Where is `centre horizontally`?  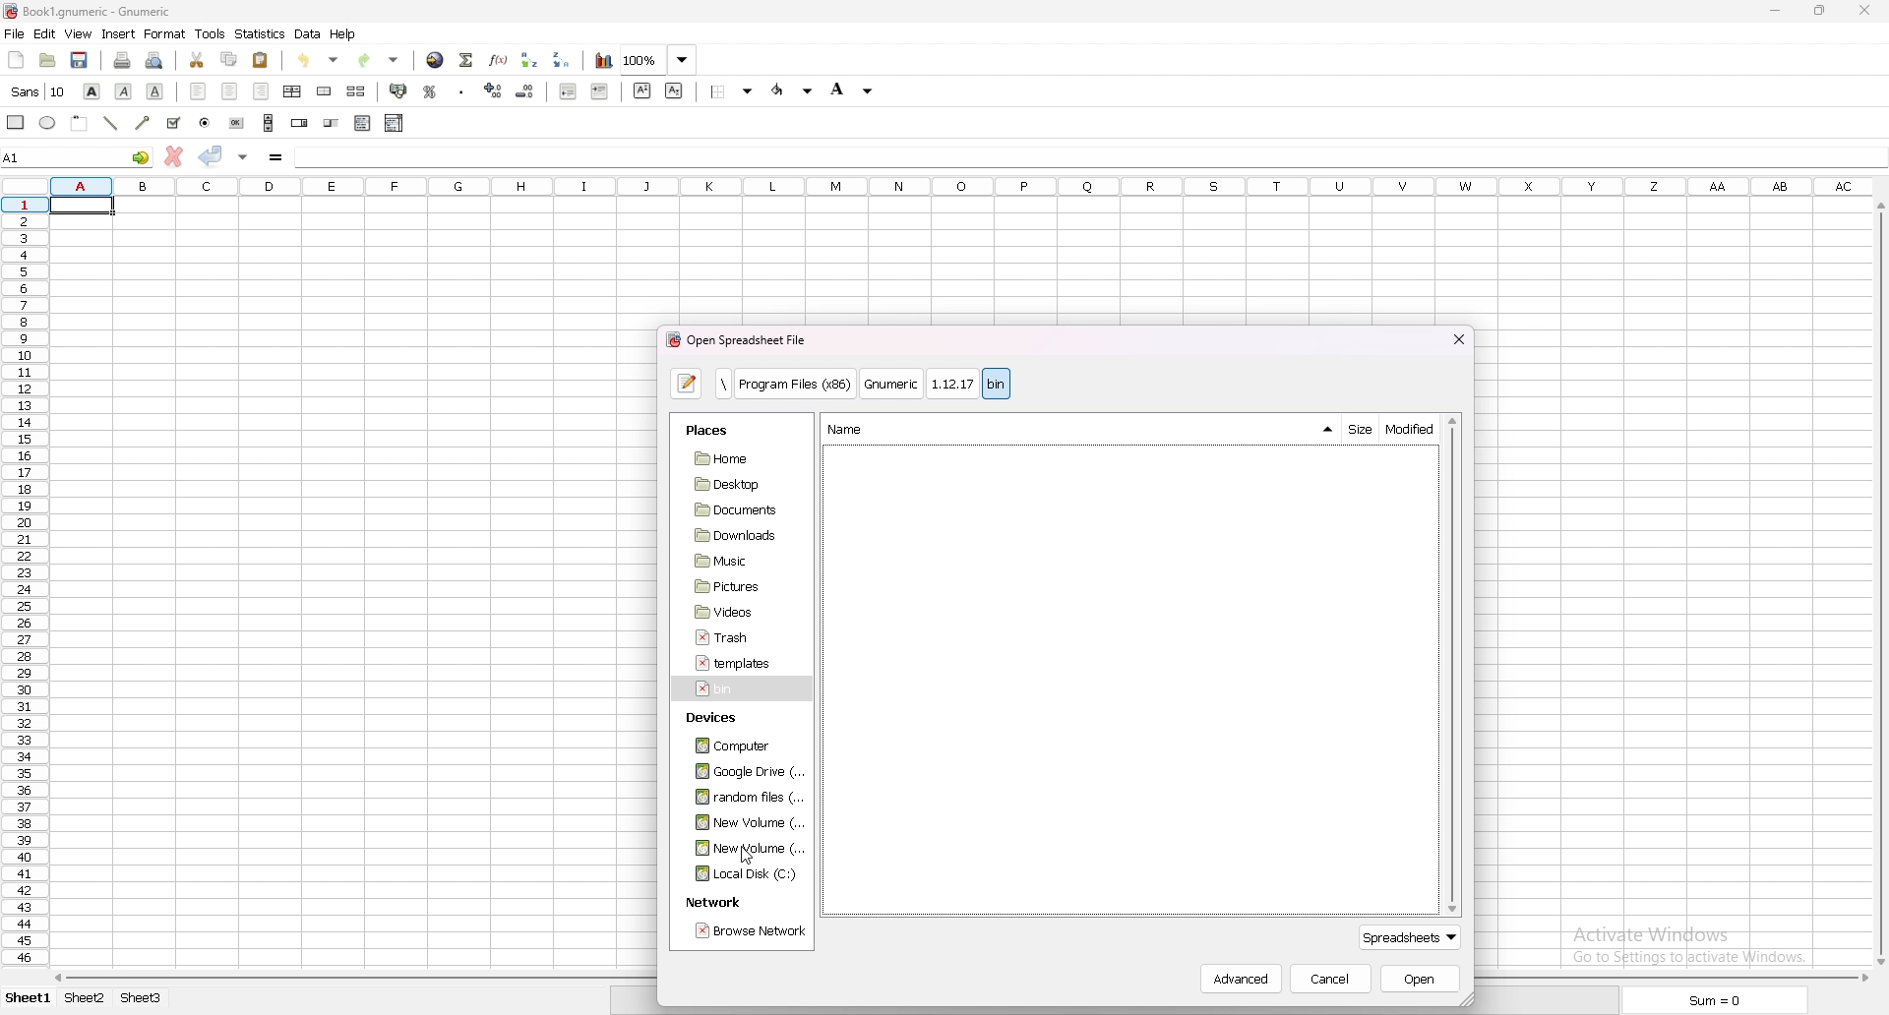 centre horizontally is located at coordinates (293, 91).